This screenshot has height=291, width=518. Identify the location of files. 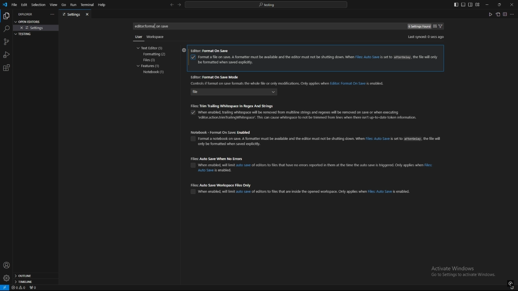
(154, 60).